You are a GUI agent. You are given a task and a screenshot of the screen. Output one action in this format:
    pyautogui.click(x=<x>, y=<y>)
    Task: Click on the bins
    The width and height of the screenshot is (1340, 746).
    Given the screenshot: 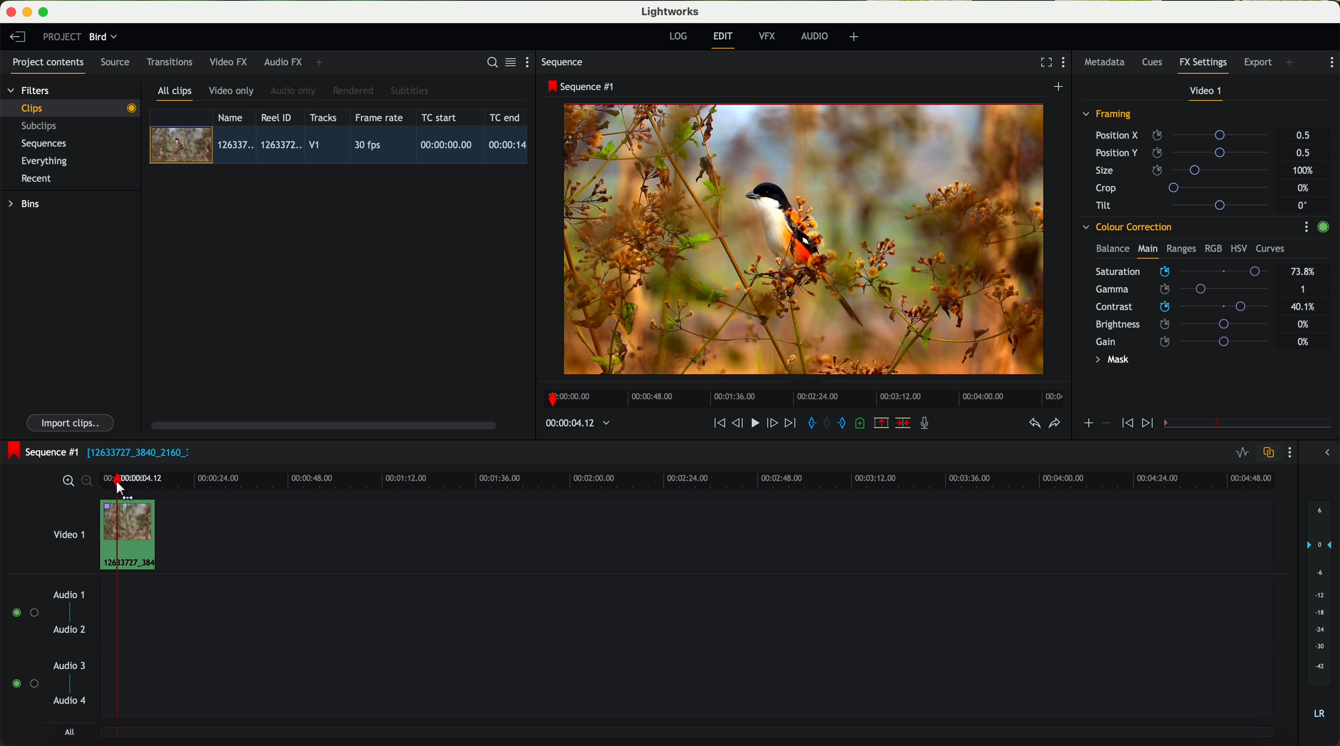 What is the action you would take?
    pyautogui.click(x=25, y=204)
    